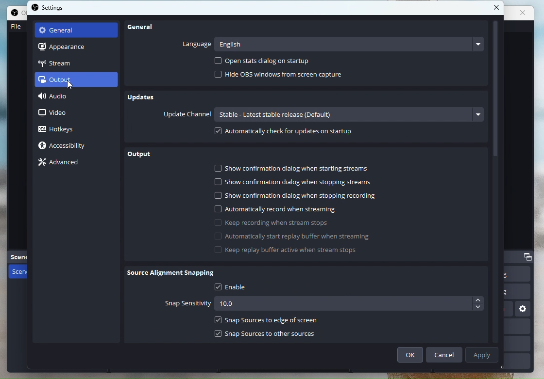 The image size is (544, 379). I want to click on Apperance, so click(68, 46).